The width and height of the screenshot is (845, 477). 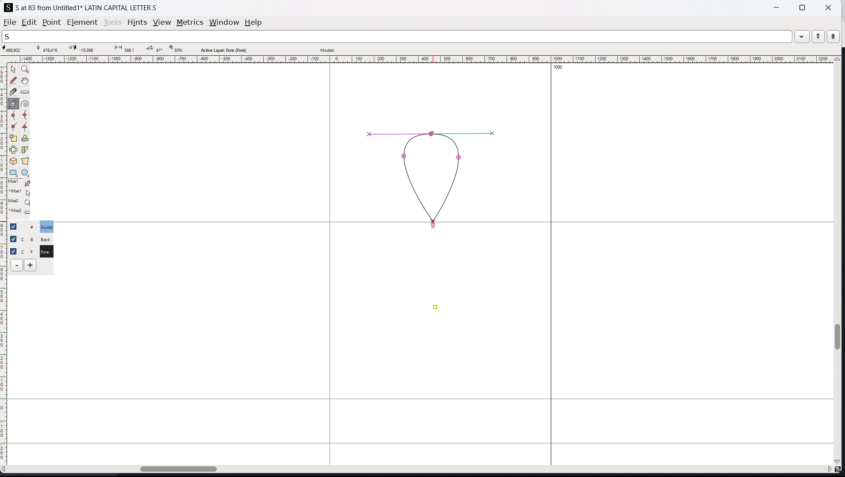 I want to click on rectangle and ellipse, so click(x=14, y=173).